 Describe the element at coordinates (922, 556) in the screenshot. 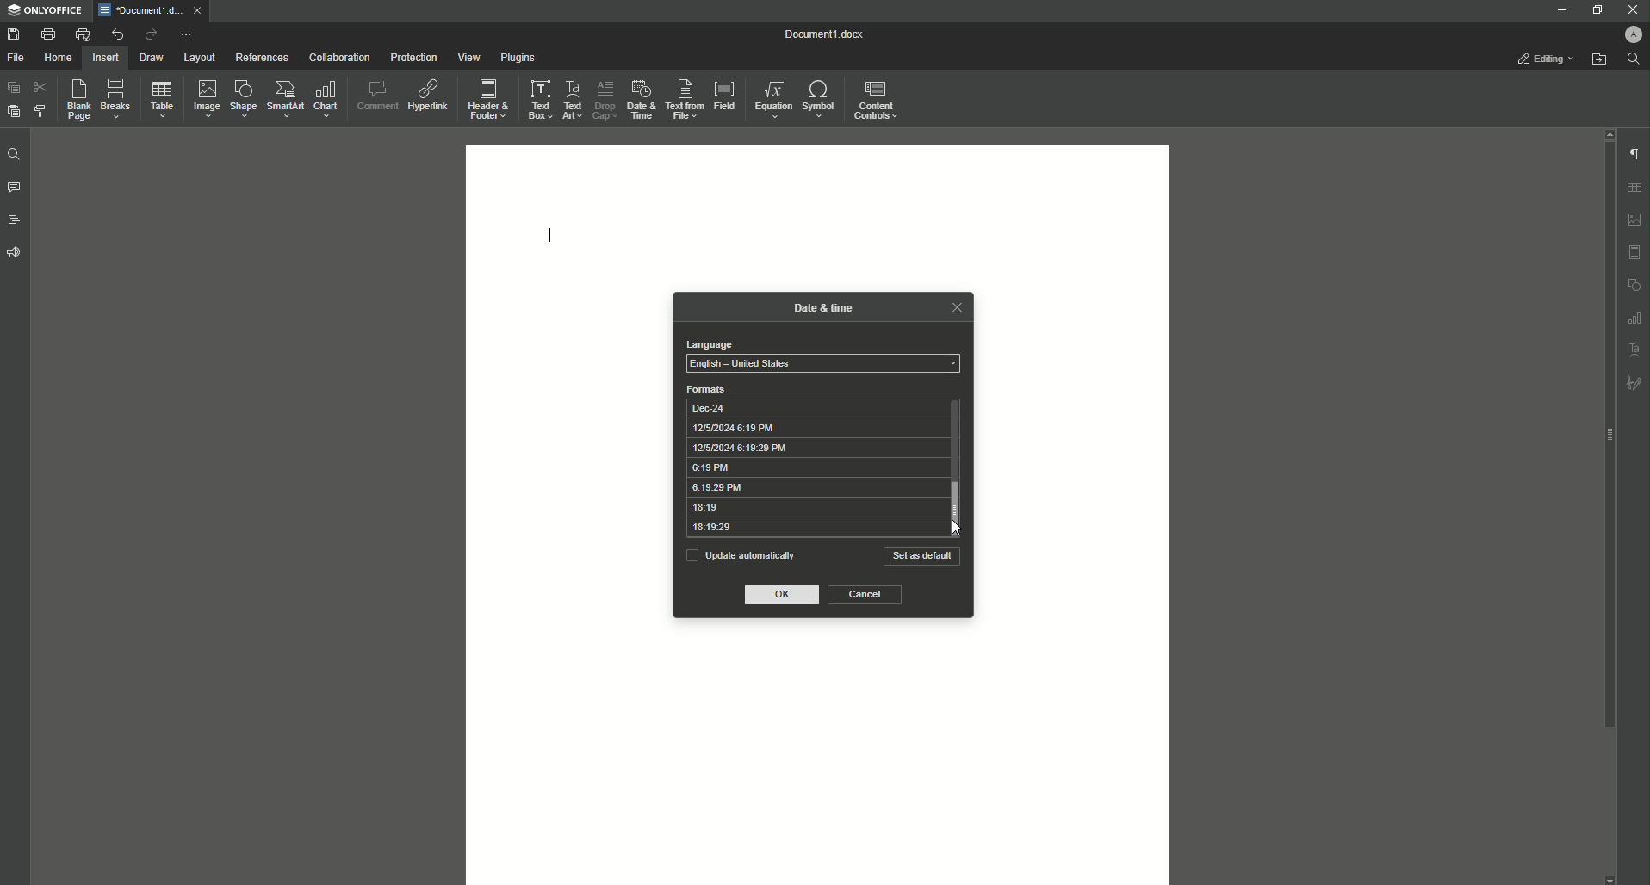

I see `Set as default` at that location.